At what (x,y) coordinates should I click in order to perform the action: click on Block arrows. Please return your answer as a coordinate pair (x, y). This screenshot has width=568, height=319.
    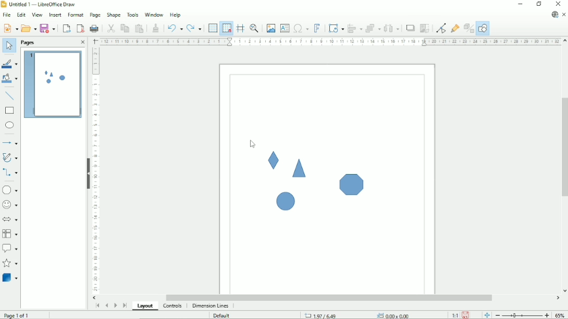
    Looking at the image, I should click on (11, 220).